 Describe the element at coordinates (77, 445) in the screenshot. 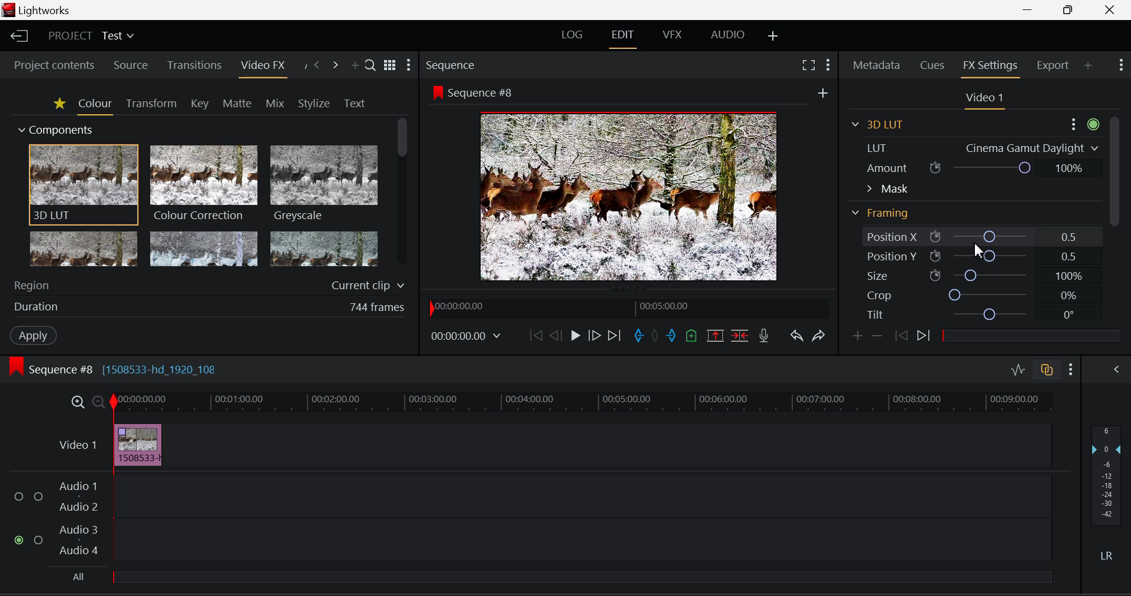

I see `Video Layer` at that location.